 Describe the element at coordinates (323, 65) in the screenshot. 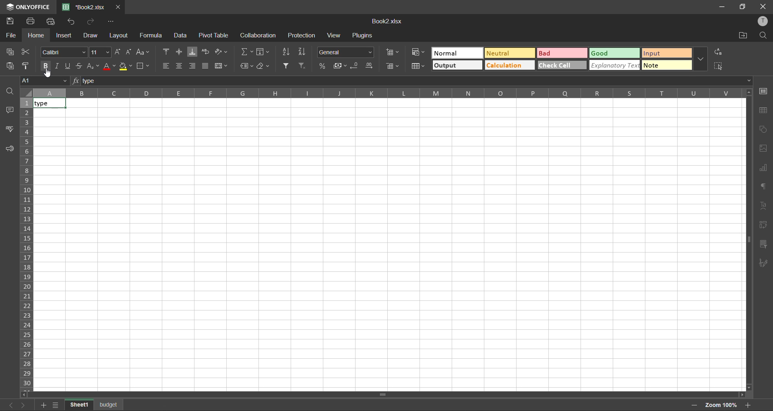

I see `percent` at that location.